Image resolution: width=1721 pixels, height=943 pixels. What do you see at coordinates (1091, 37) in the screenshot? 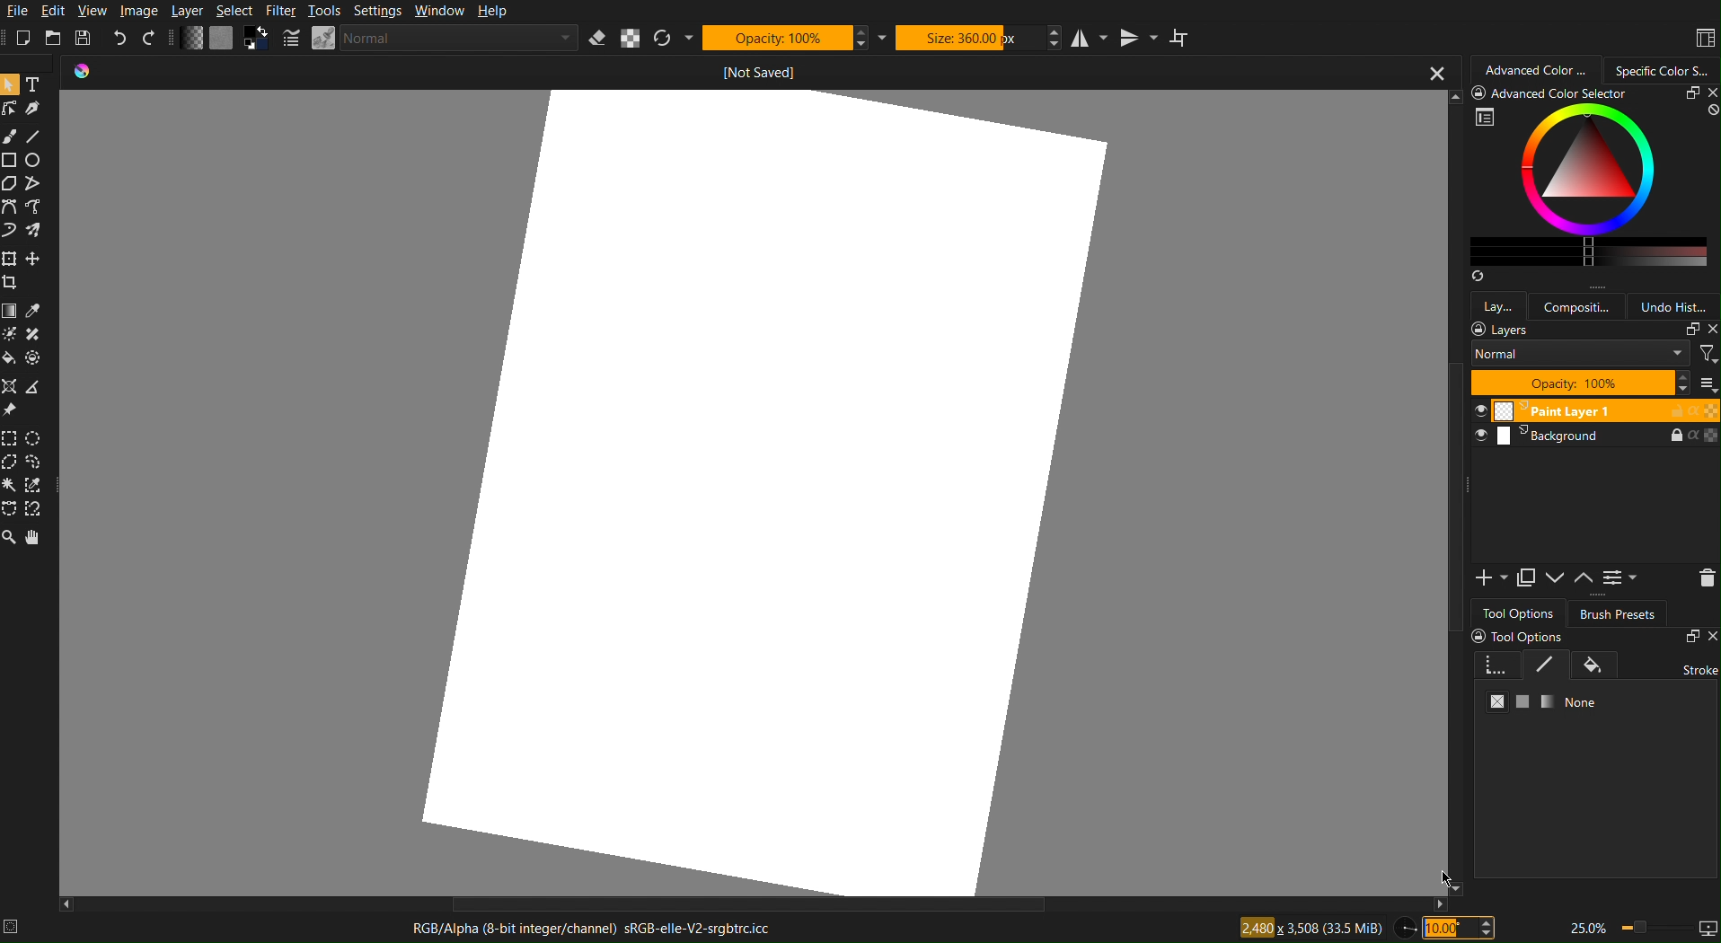
I see `Horizontal Mirror` at bounding box center [1091, 37].